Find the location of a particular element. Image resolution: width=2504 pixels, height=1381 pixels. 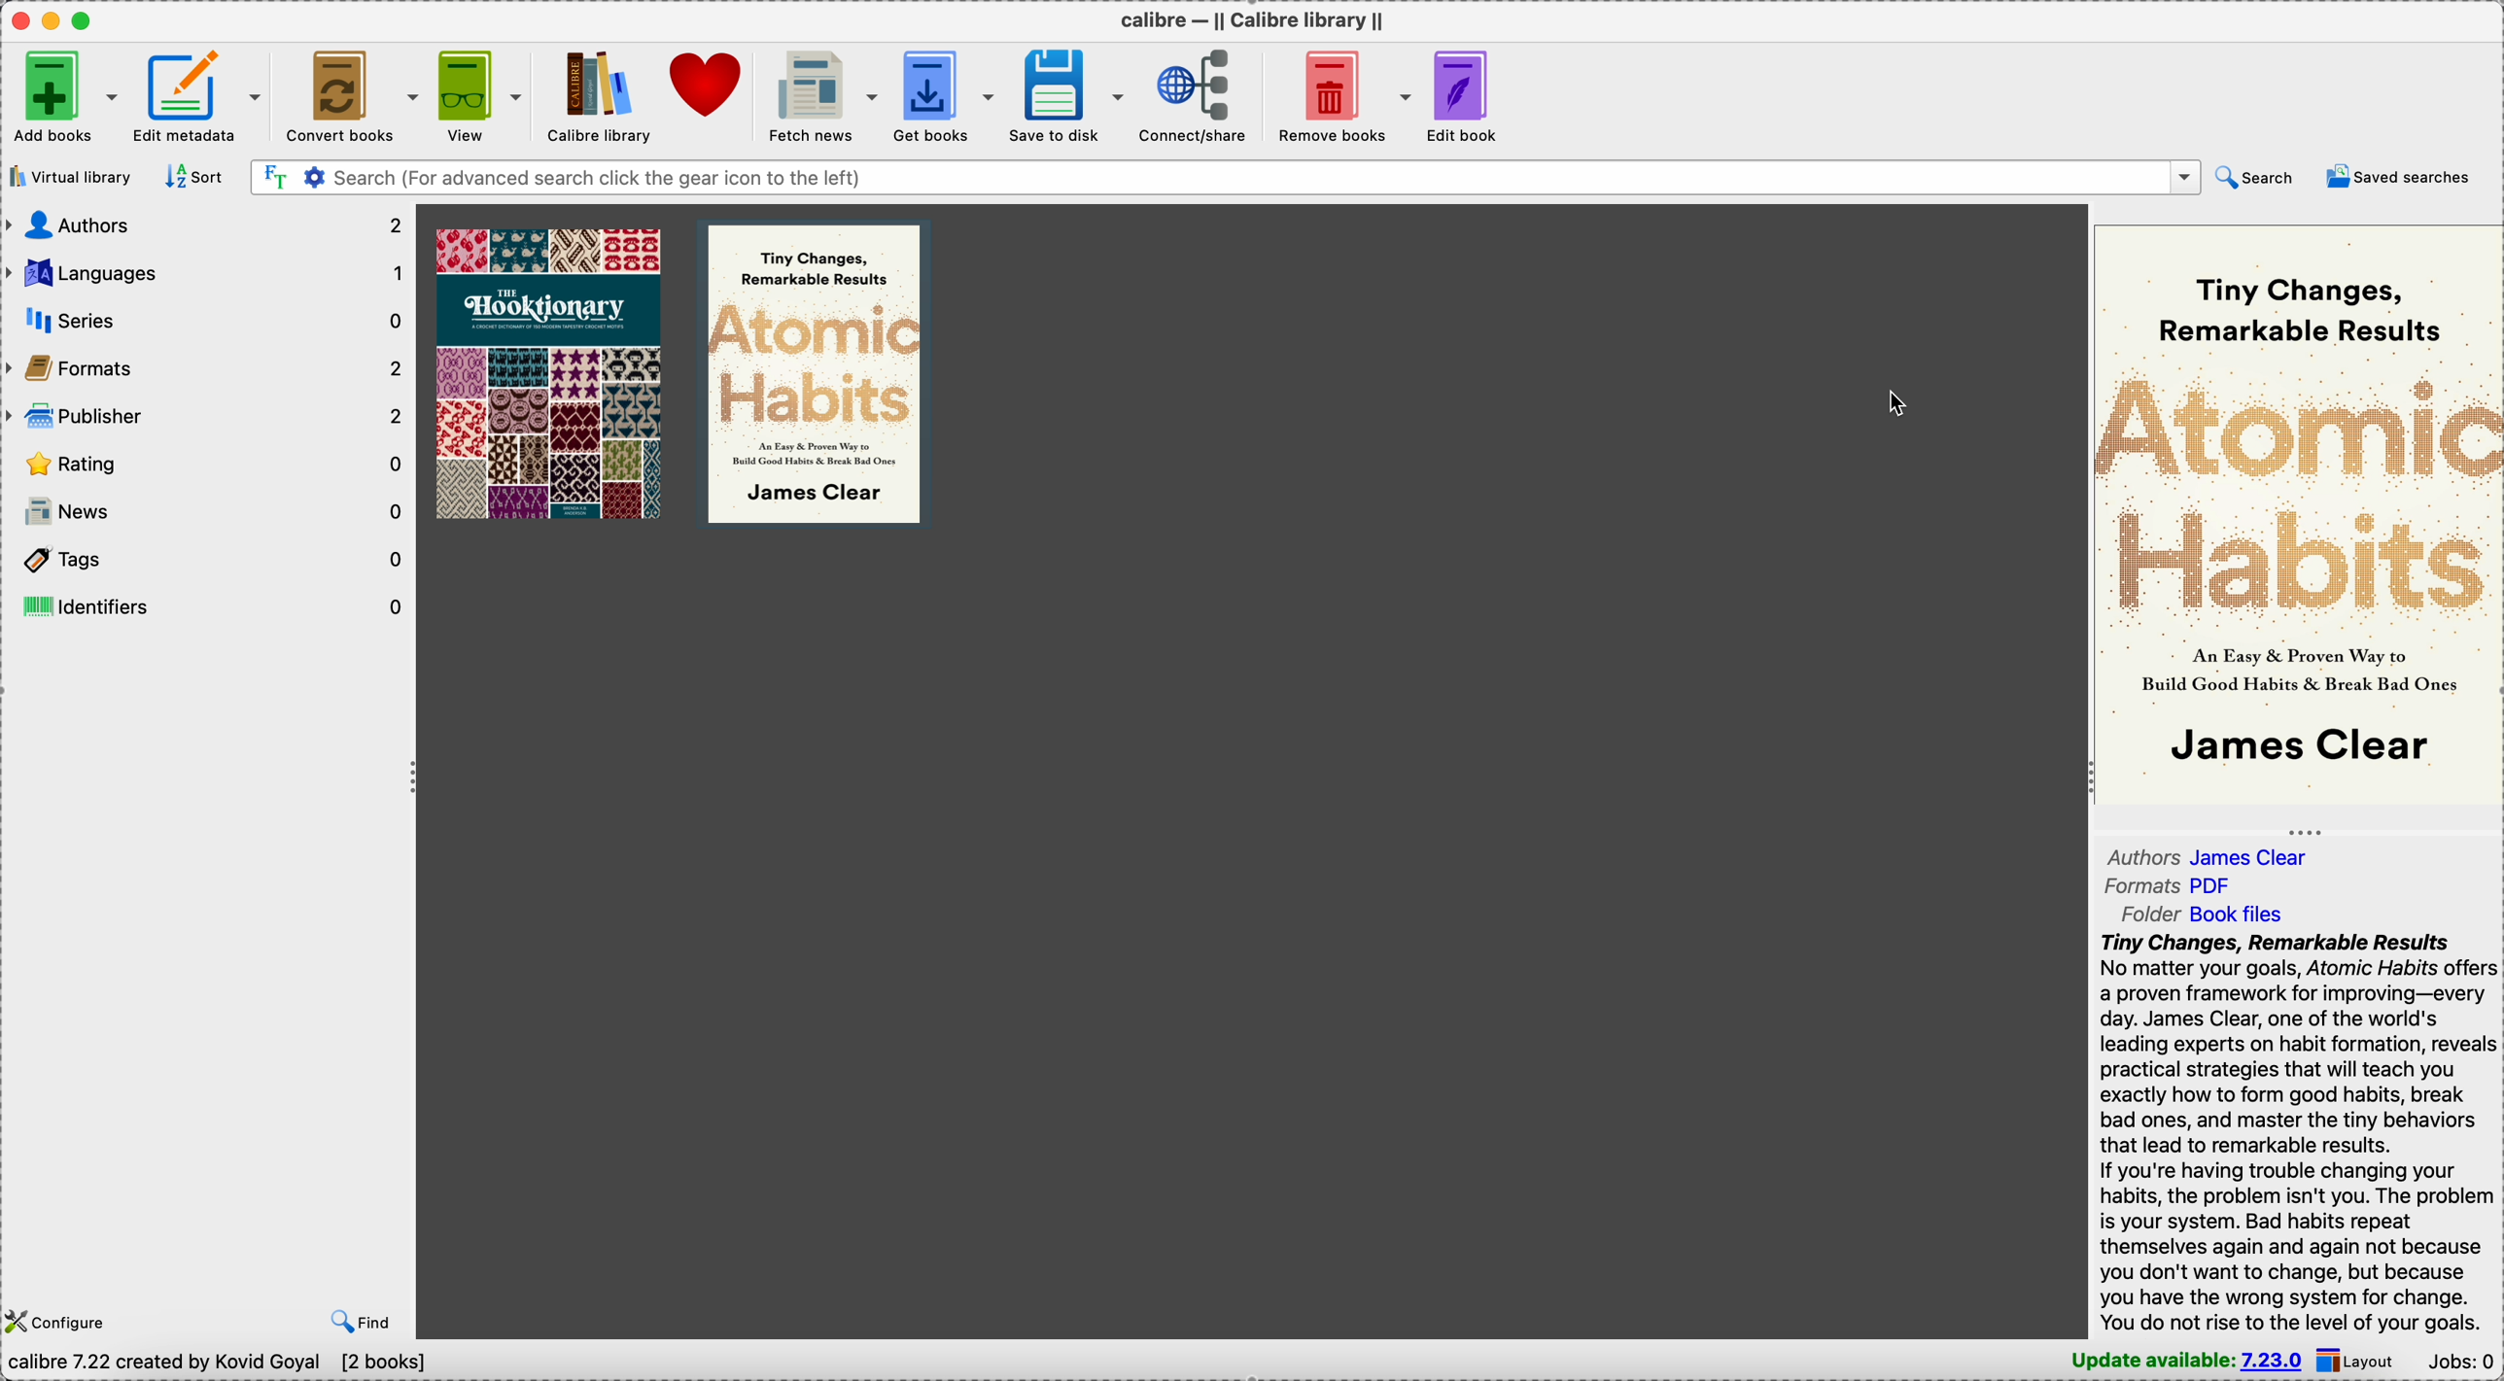

formats is located at coordinates (208, 369).